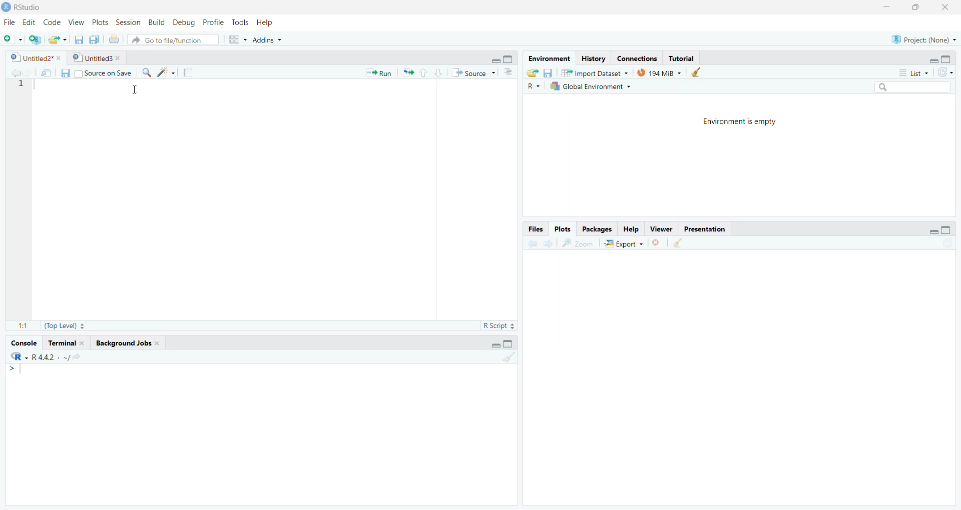 This screenshot has width=961, height=510. What do you see at coordinates (99, 23) in the screenshot?
I see `Plots` at bounding box center [99, 23].